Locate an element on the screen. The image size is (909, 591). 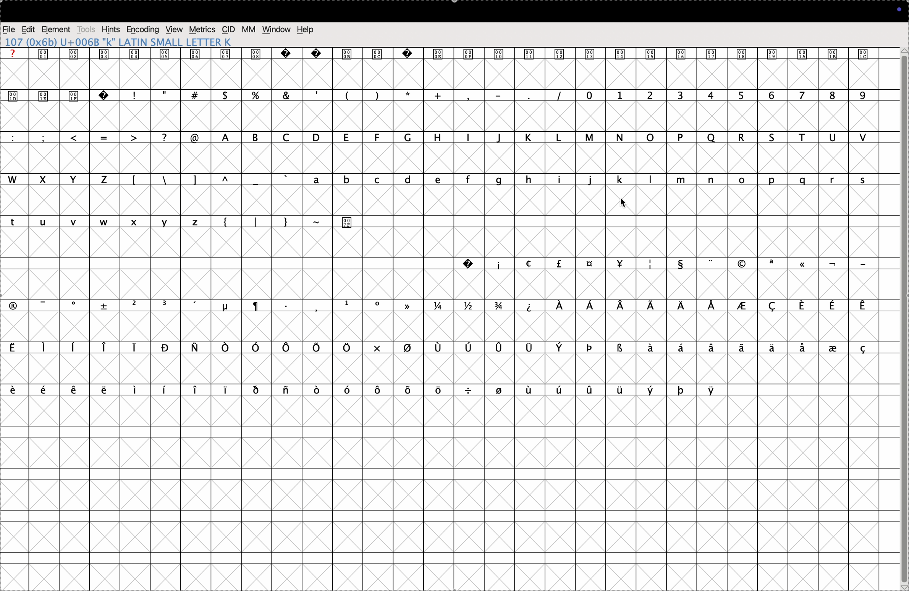
u is located at coordinates (44, 222).